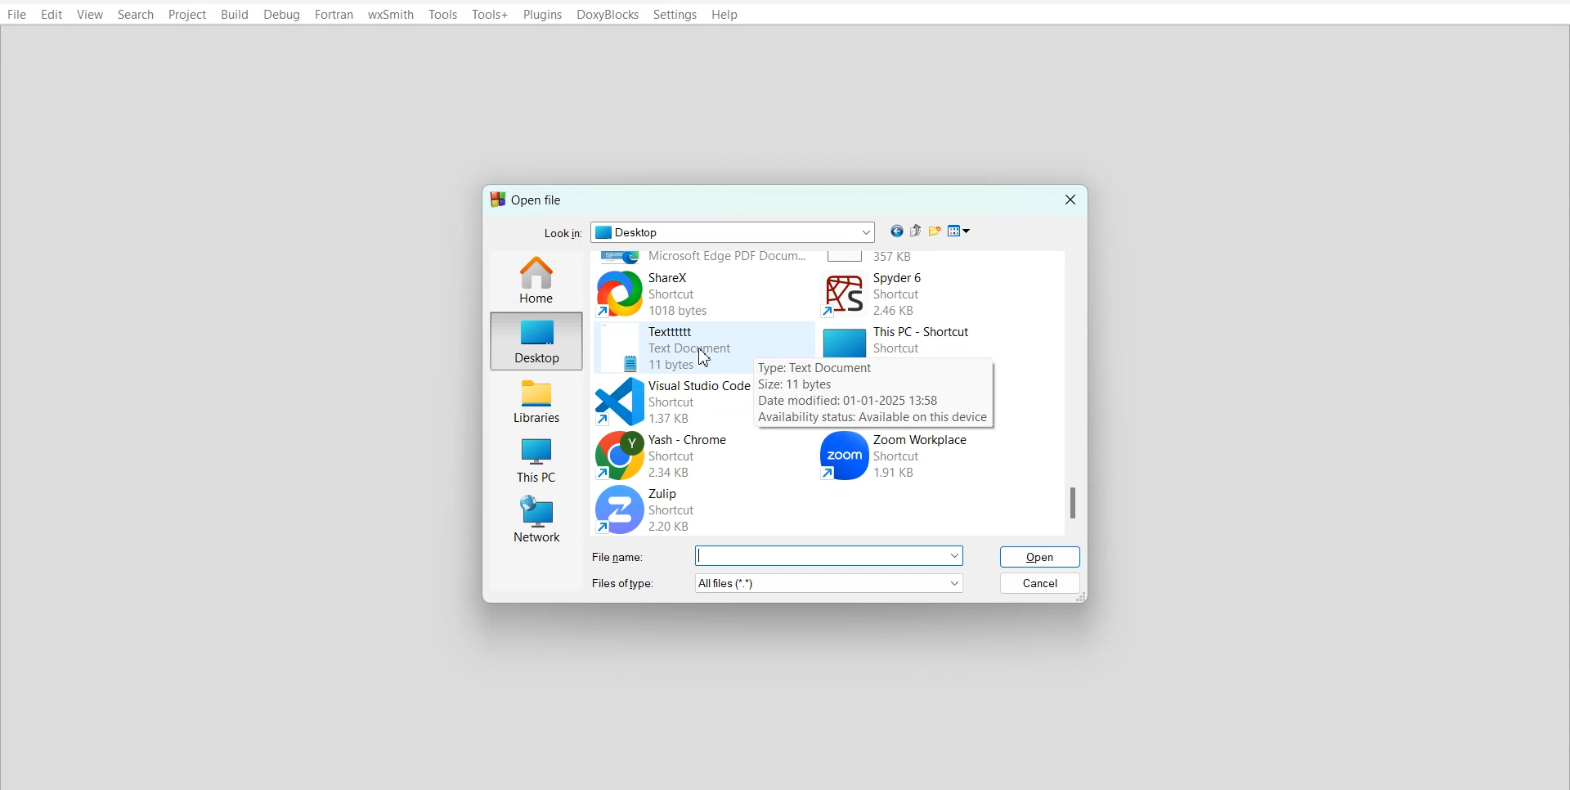 This screenshot has width=1570, height=790. What do you see at coordinates (664, 346) in the screenshot?
I see `File` at bounding box center [664, 346].